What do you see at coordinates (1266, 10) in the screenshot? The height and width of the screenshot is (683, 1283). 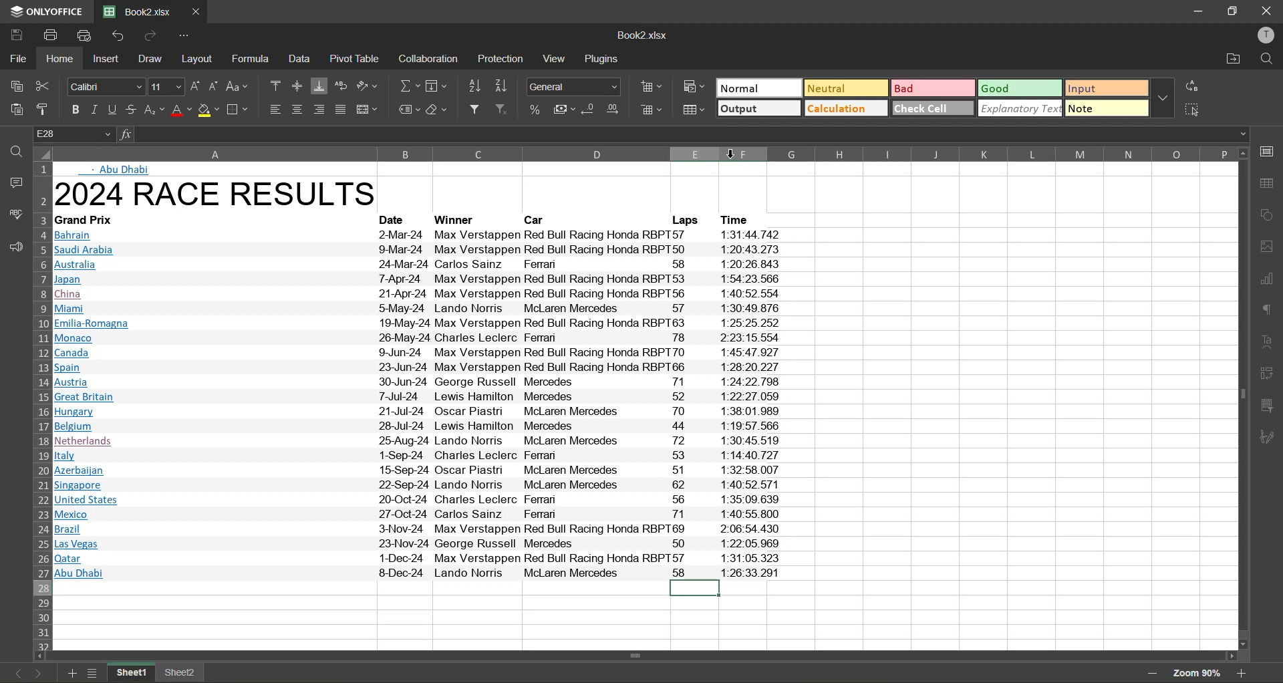 I see `close` at bounding box center [1266, 10].